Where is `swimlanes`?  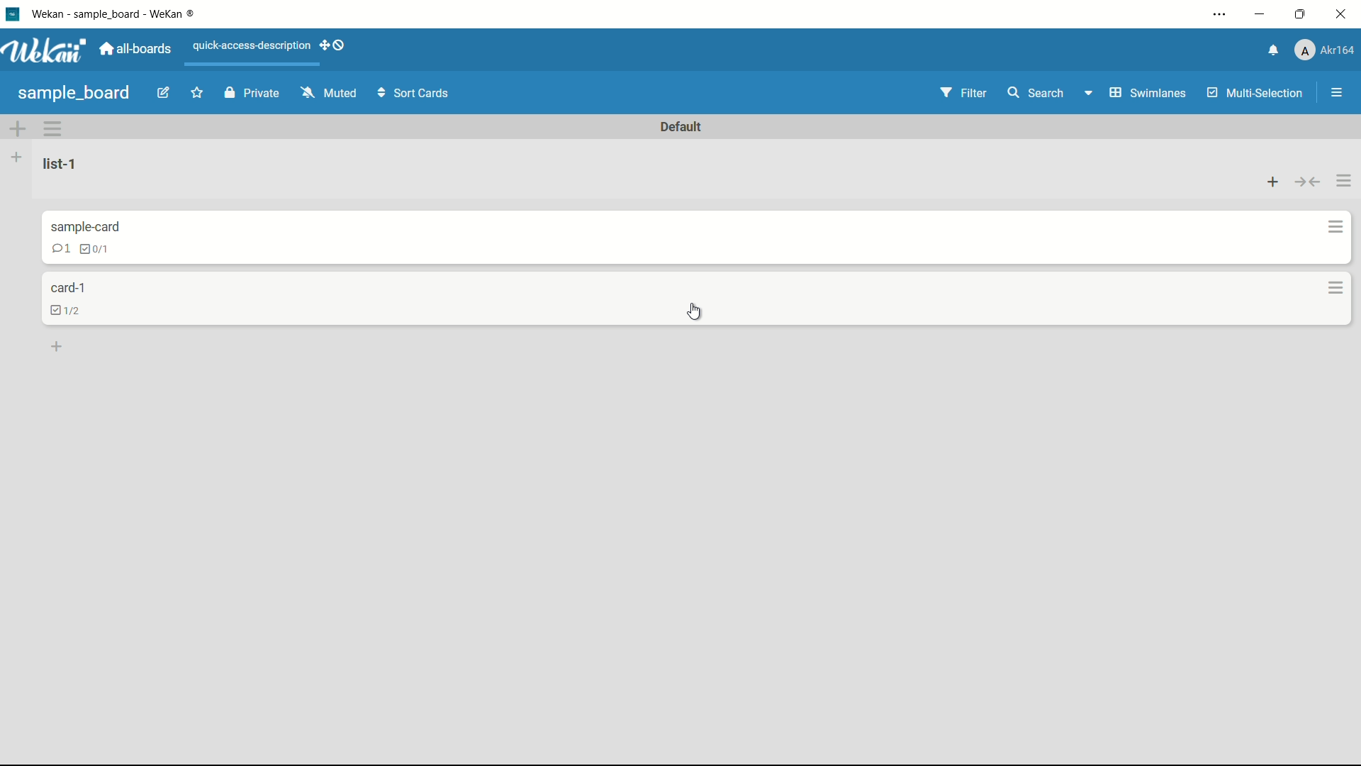
swimlanes is located at coordinates (1133, 94).